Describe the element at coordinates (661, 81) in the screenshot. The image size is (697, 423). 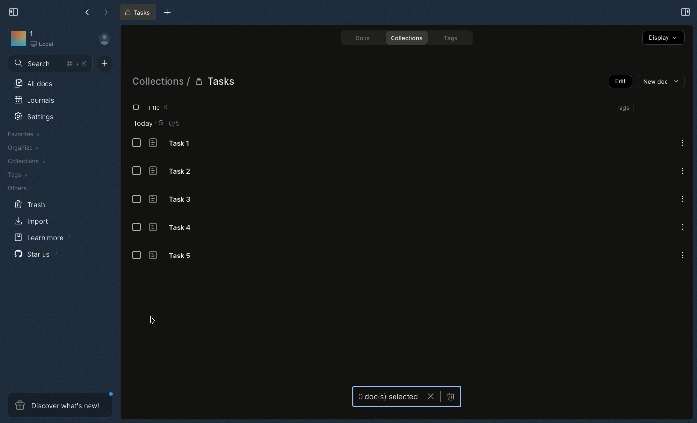
I see `New doc` at that location.